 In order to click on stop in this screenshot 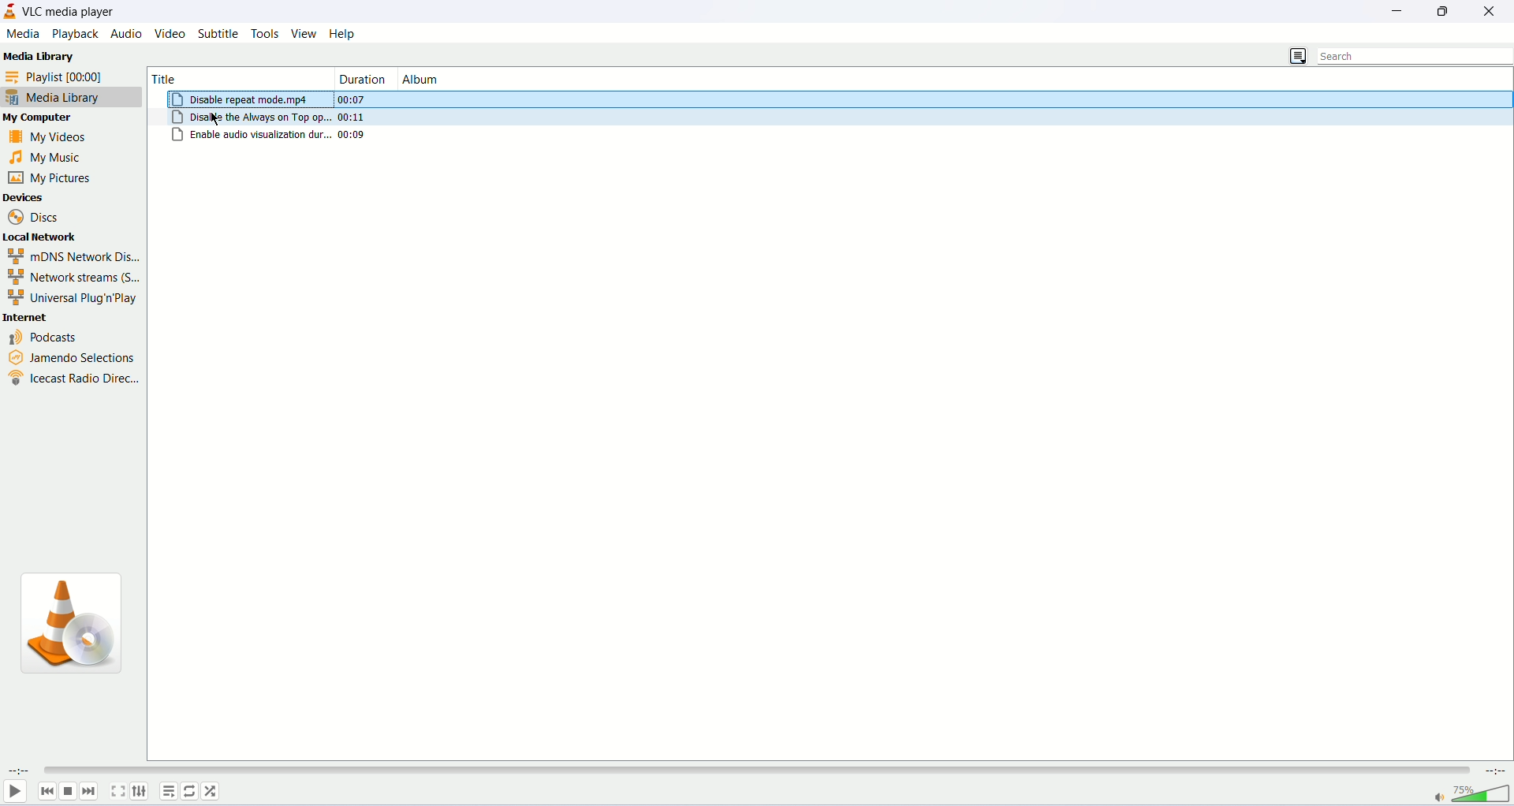, I will do `click(68, 792)`.